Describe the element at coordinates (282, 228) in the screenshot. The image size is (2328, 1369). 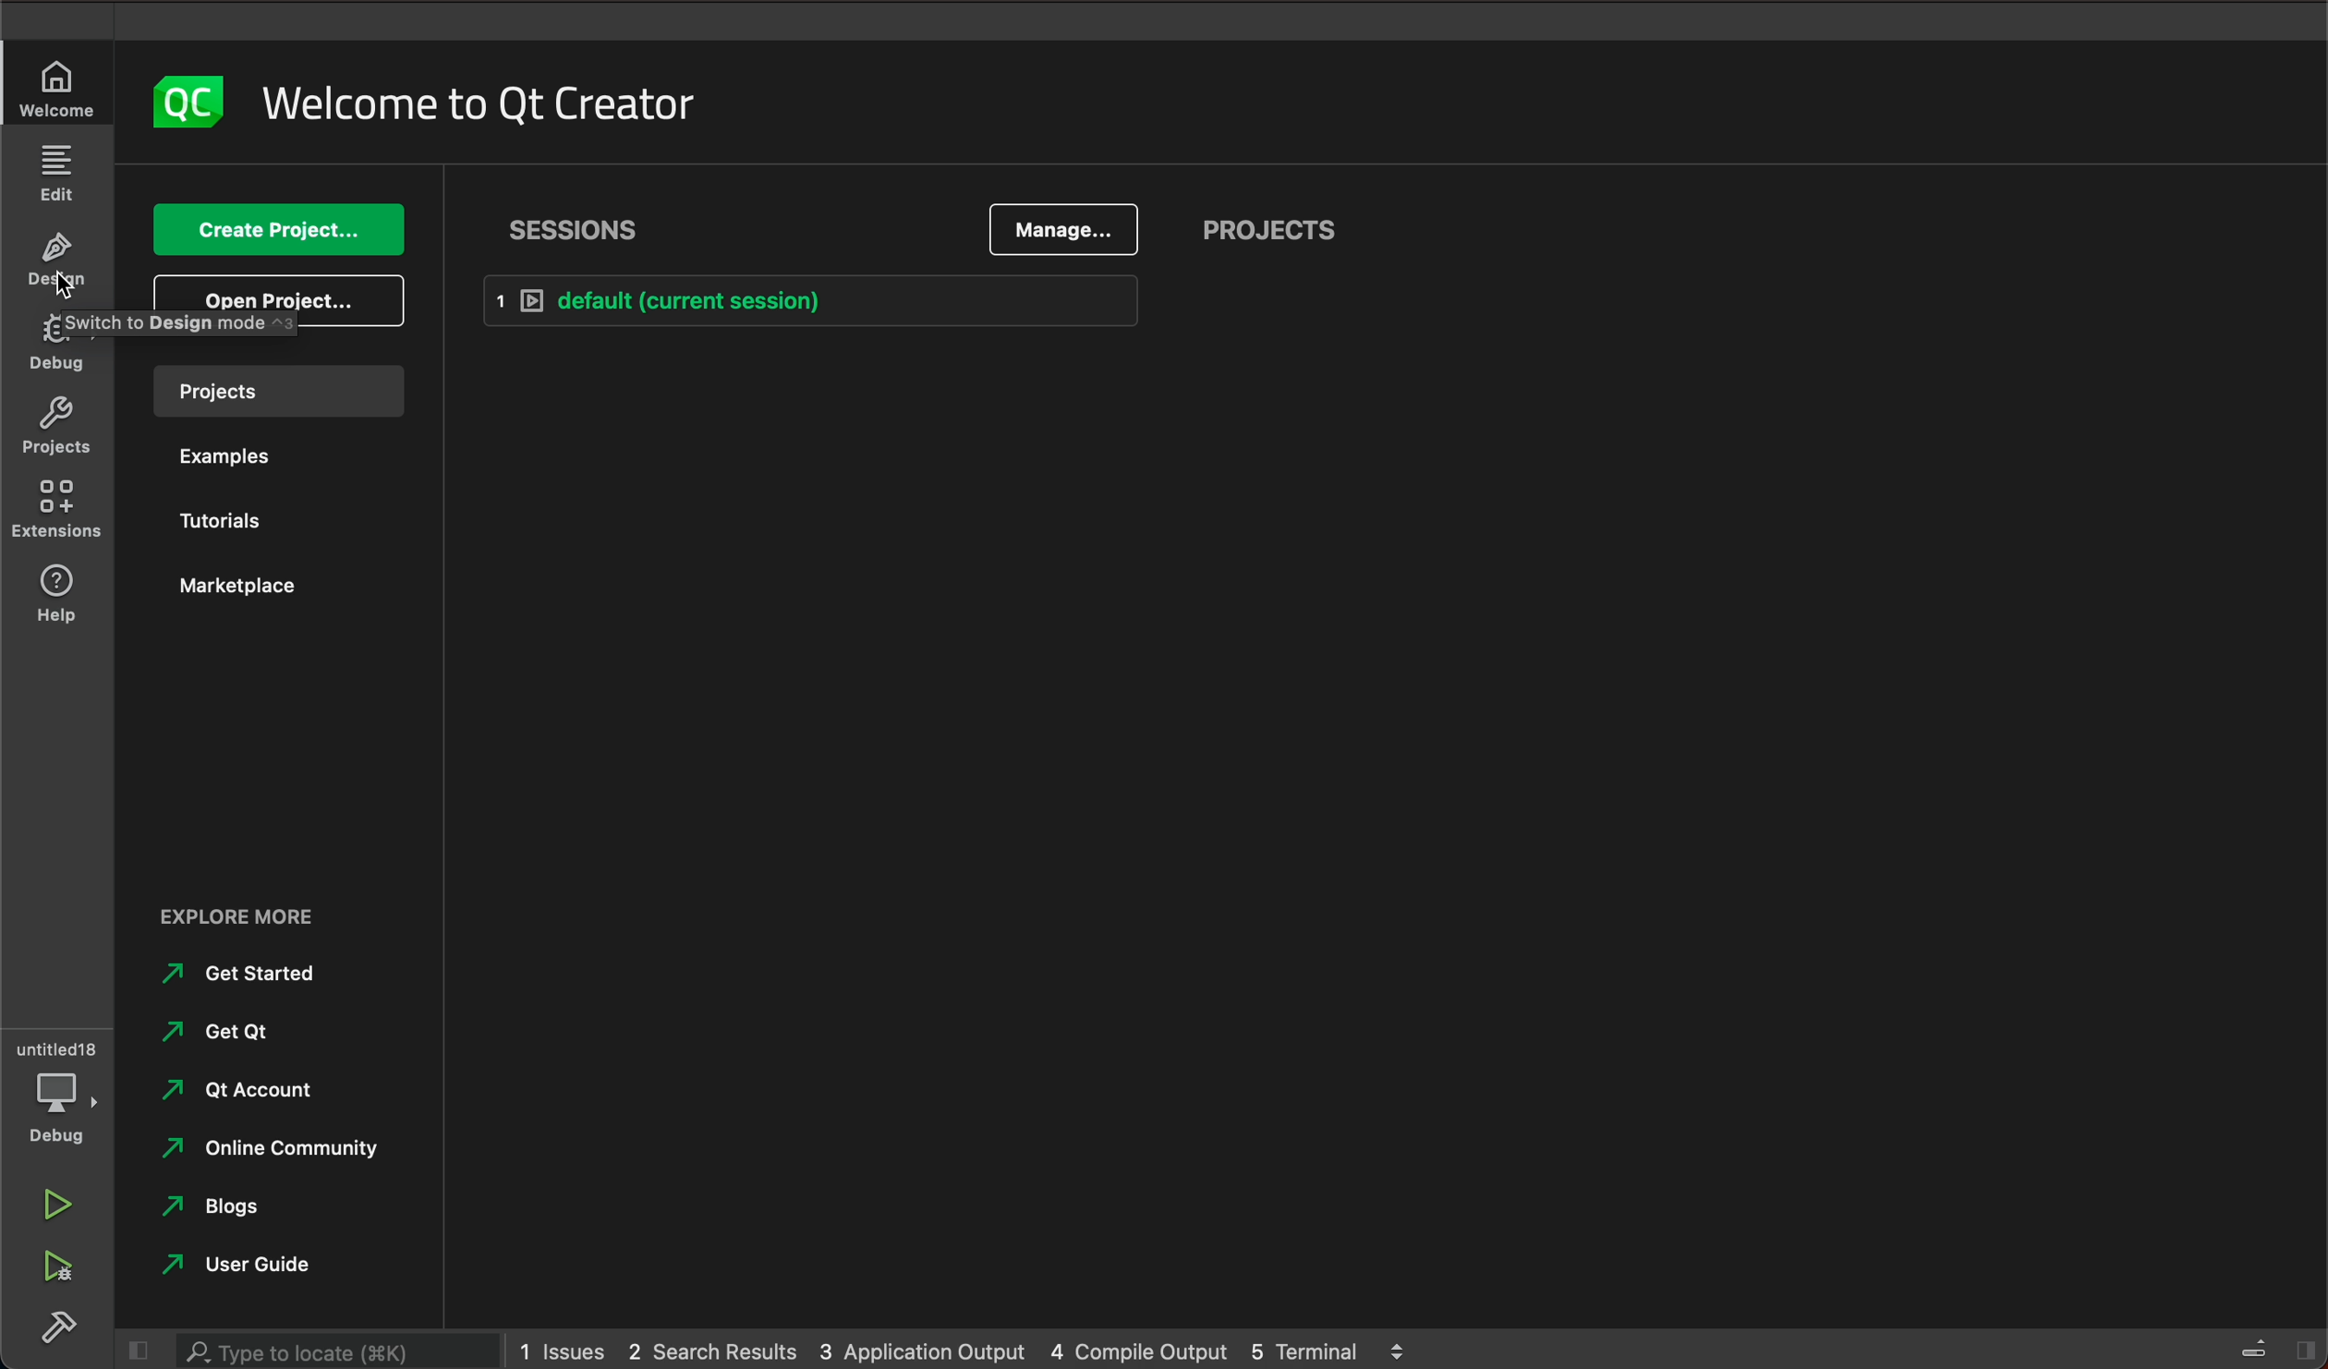
I see `create project` at that location.